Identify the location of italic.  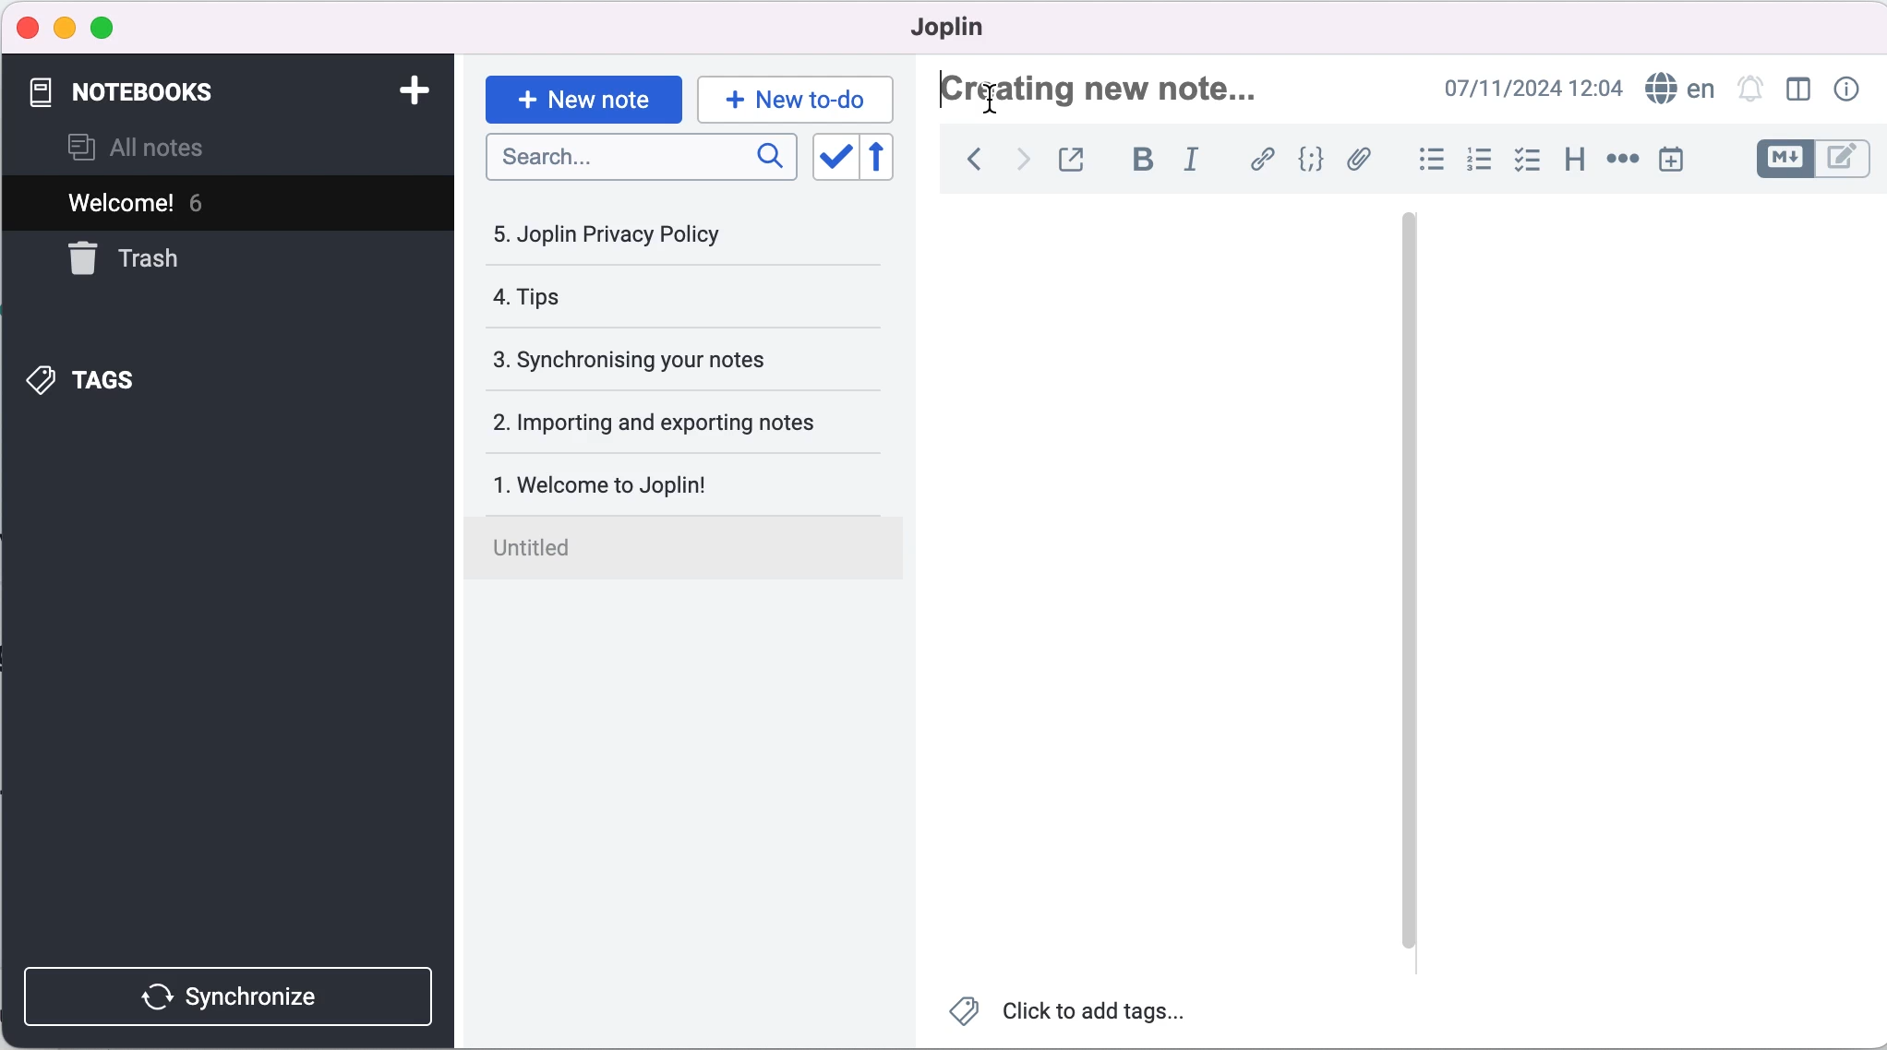
(1196, 159).